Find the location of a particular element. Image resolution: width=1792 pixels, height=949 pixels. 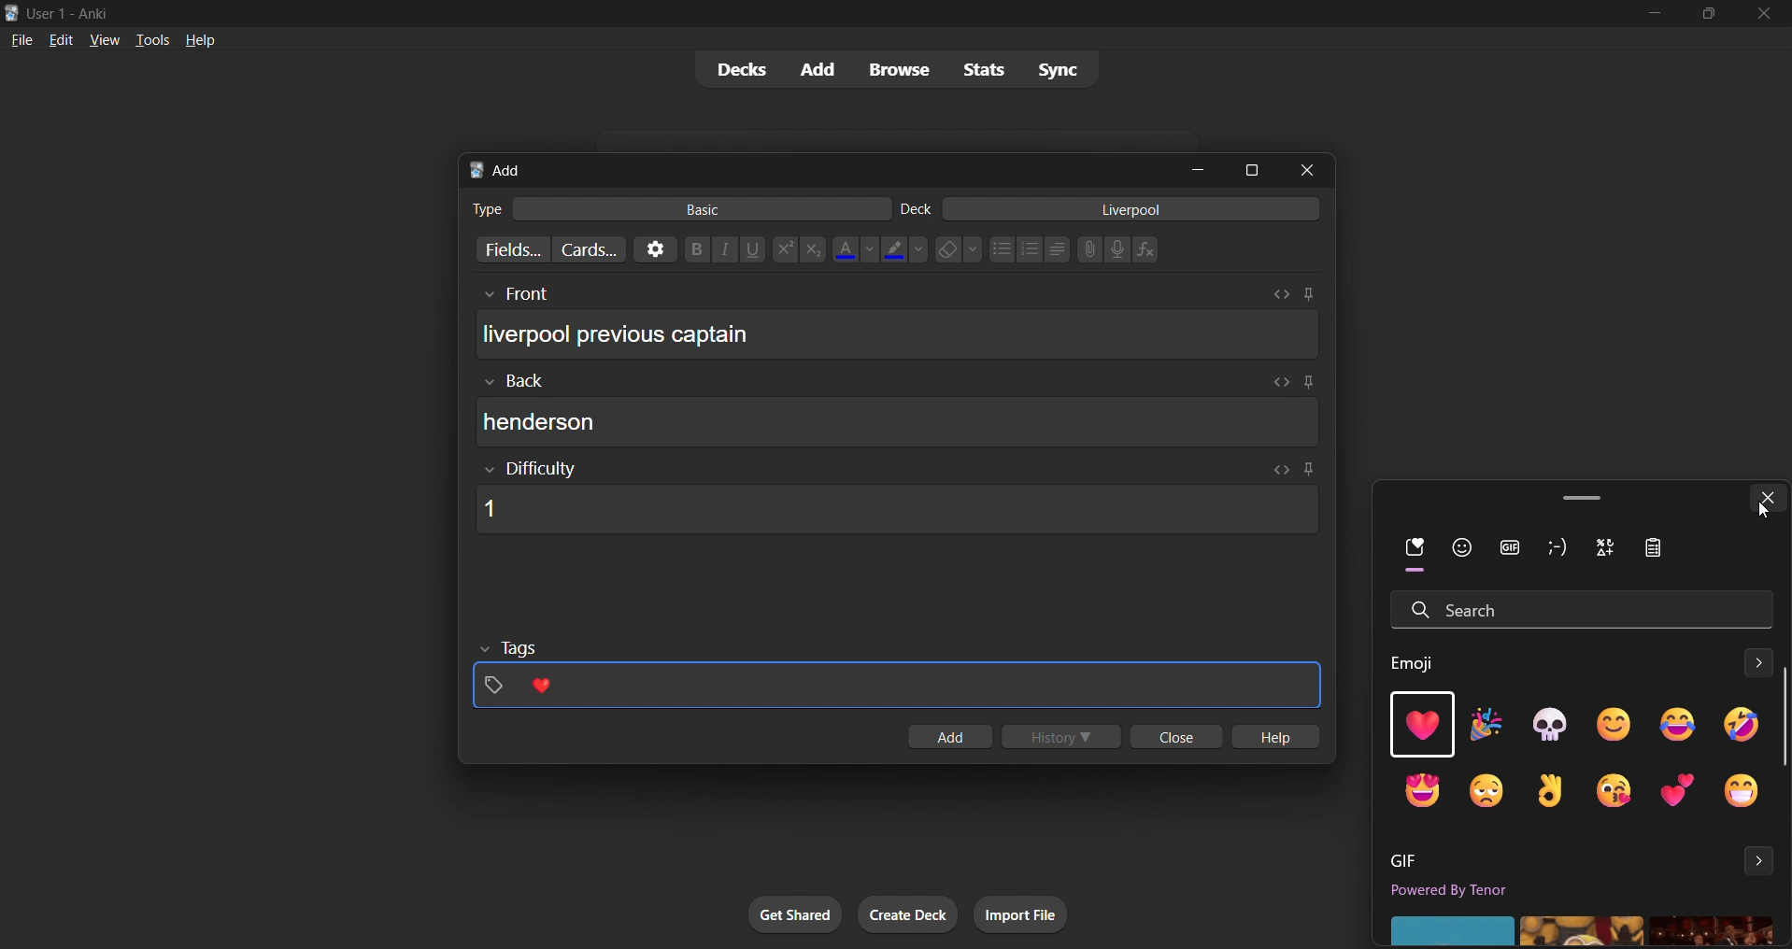

emoji is located at coordinates (1418, 791).